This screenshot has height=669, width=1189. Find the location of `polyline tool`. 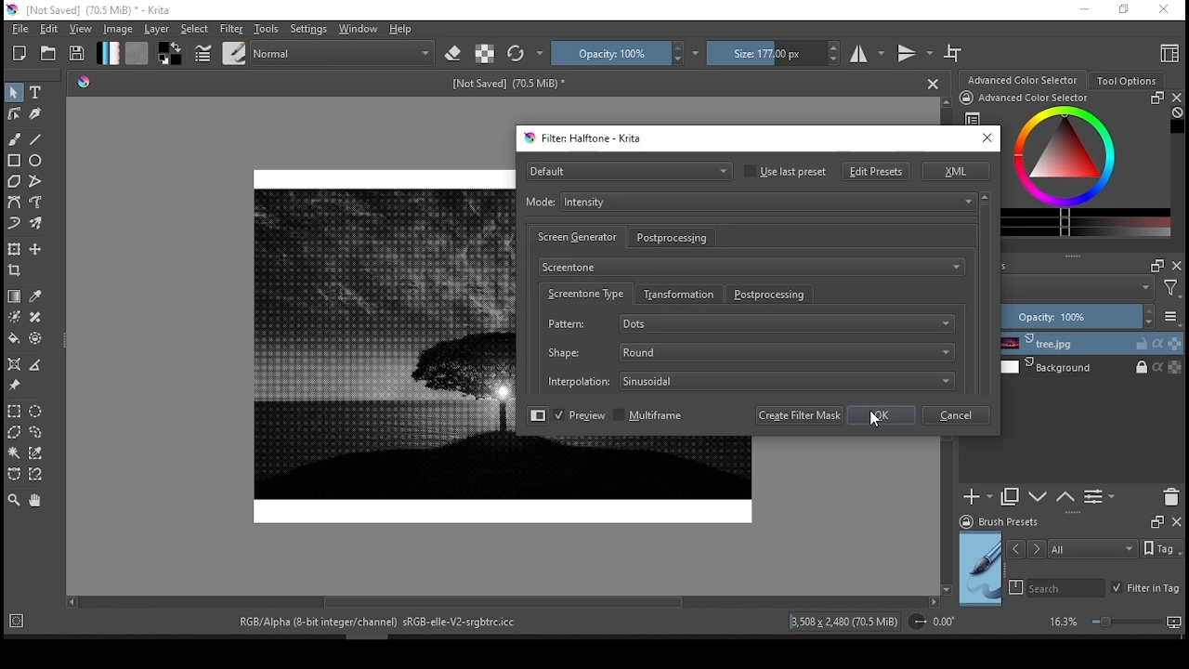

polyline tool is located at coordinates (36, 182).